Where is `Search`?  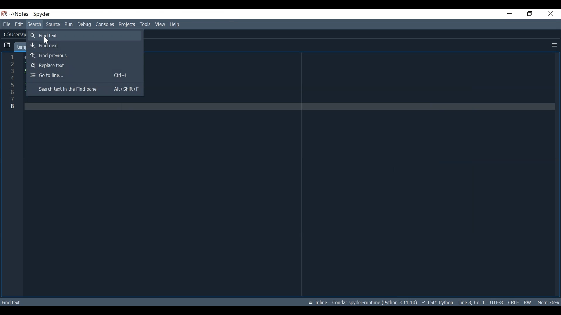
Search is located at coordinates (32, 24).